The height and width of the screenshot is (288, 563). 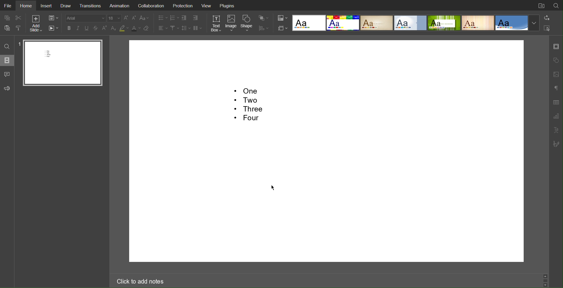 I want to click on Decrease Indent, so click(x=184, y=18).